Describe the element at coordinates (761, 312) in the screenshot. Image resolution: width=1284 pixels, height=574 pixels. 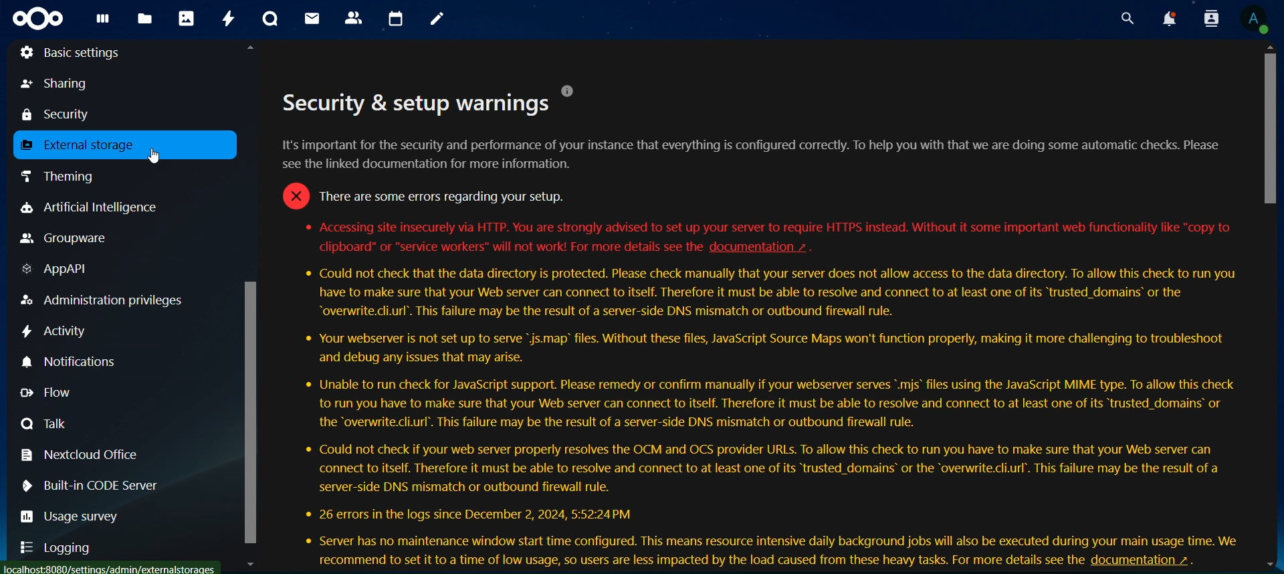
I see `. . [J]
Security & setup warnings
] It's important for the security and performance of your instance that everything is configured correctly. To help you with that we are doing some automatic checks. Please
see the linked documentation for more information.
[x] There are some errors regarding your setup.
e

* Accessing site insecurely via HTTP. You are strongly advised to set up your server to require HTTPS instead. Without it some important web functionality like “copy to
clipboard" or "service workers" will not work! For more details see the documentation ~ .

* Could not check that the data directory is protected. Please check manually that your server does not allow access to the data directory. To allow this check to run you

leges have to make sure that your Web server can connect to itself. Therefore it must be able to resolve and connect to at least one of its “trusted_domains’ or the
“overwrite.cli.url’. This failure may be the result of a server-side DNS mismatch or outbound firewall rule.

* Your webserver is not set up to serve "js.map’ files. Without these files, JavaScript Source Maps won't function properly, making it more challenging to troubleshoot
and debug any issues that may arise.

* Unable to run check for JavaScript support. Please remedy or confirm manually if your webserver serves ".mjs’ files using the JavaScript MIME type. To allow this check
to run you have to make sure that your Web server can connect to itself. Therefore it must be able to resolve and connect to at least one of its “trusted_domains™ or
the “overwrite cli.url’. This failure may be the result of a server-side DNS mismatch or outbound firewall rule.

* Could not check if your web server properly resolves the OCM and OCS provider URLs. To allow this check to run you have to make sure that your Web server can
connect to itself. Therefore it must be able to resolve and connect to at least one of its “trusted_domains™ or the “overwrite.cli.url’. This failure may be the result of a

: server-side DNS mismatch or outbound firewall rule.
* 26 errors in the logs since December 2, 2024, 5:52:24 PM
* Server has no maintenance window start time configured. This means resource intensive daily background jobs will also be executed during your main usage time. We
_ recommend to set it to a time of low usage. so users are less impacted by the load caused from these heavy tasks. For more details see the documentation ~ .` at that location.